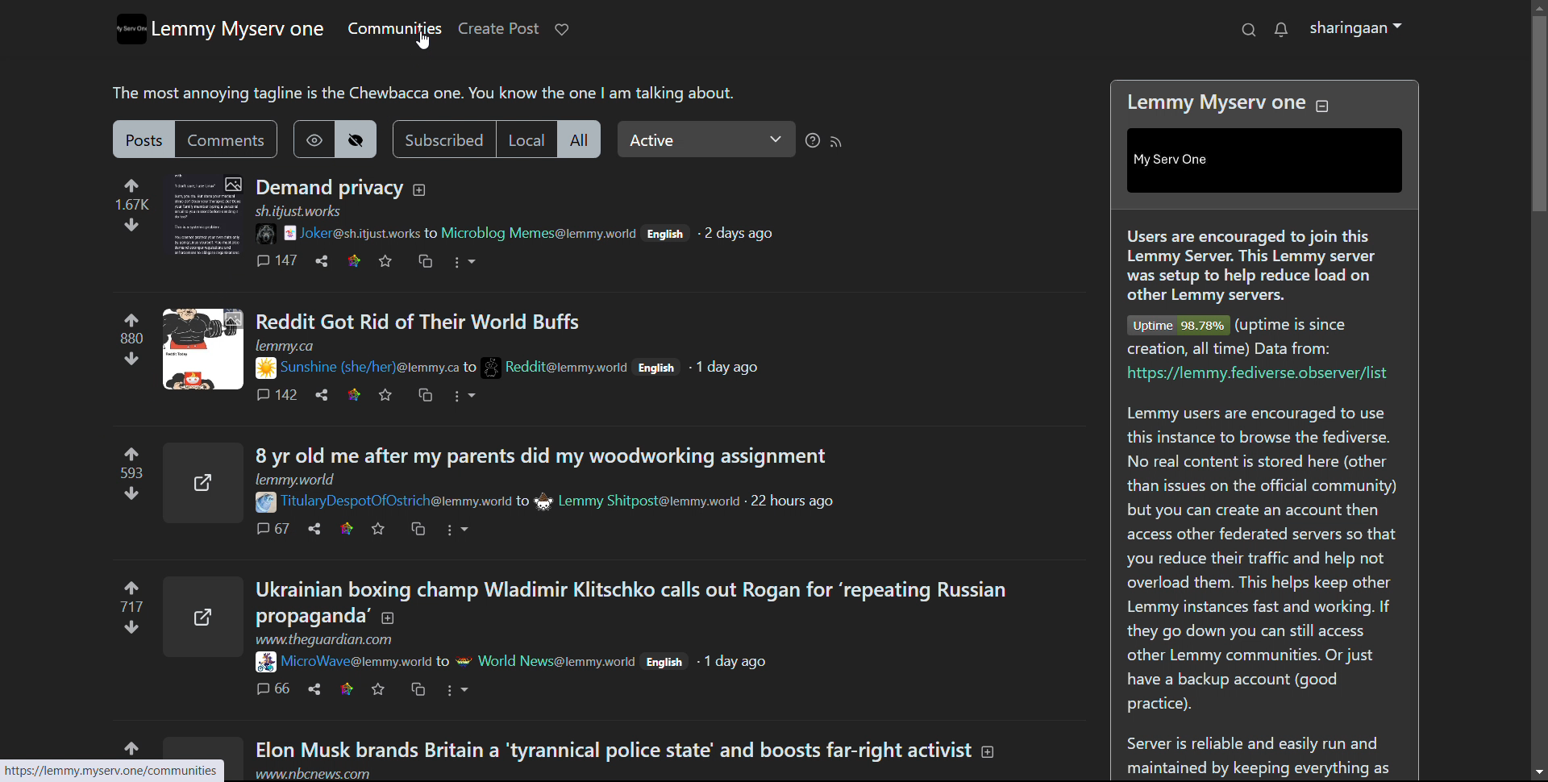 This screenshot has width=1548, height=782. I want to click on copy, so click(419, 528).